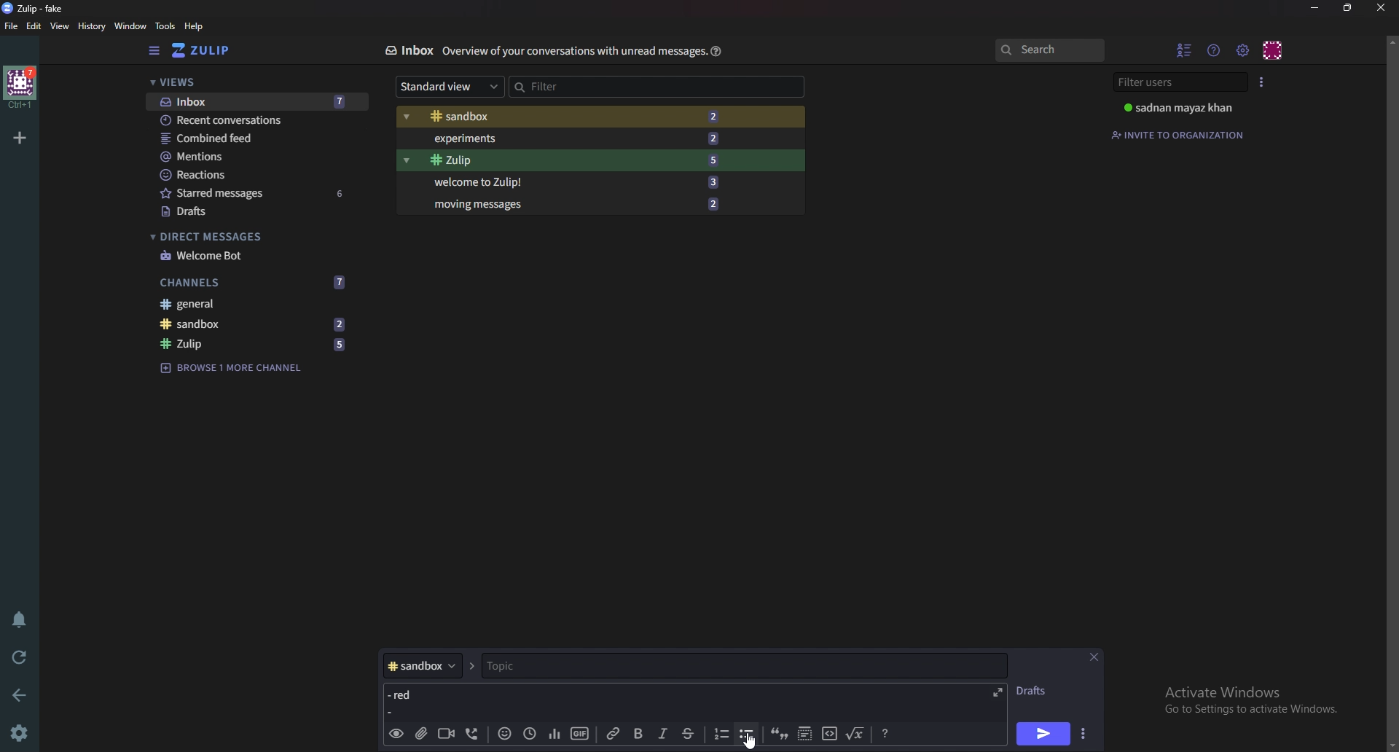  Describe the element at coordinates (19, 137) in the screenshot. I see `Add organization` at that location.